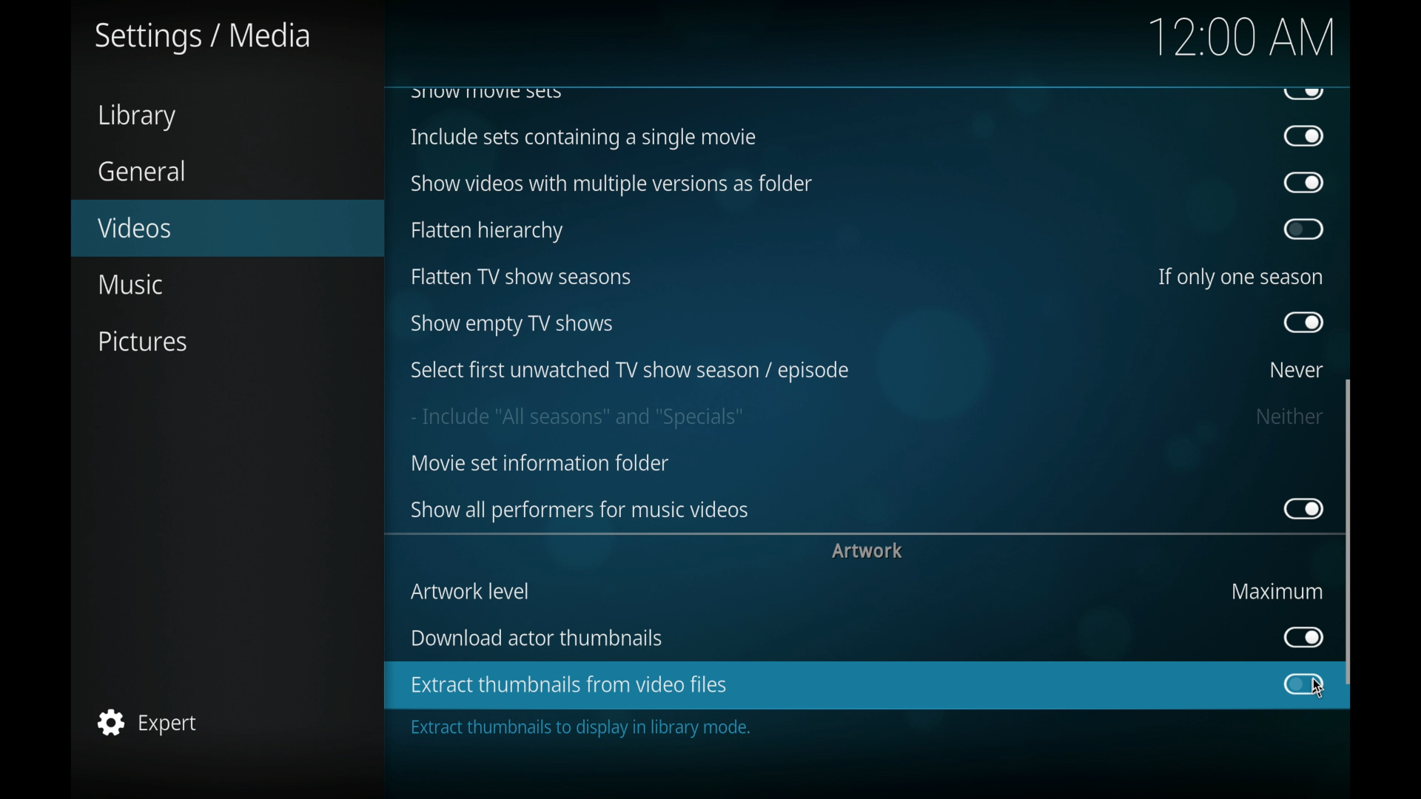  I want to click on include sets containing a single movie, so click(583, 138).